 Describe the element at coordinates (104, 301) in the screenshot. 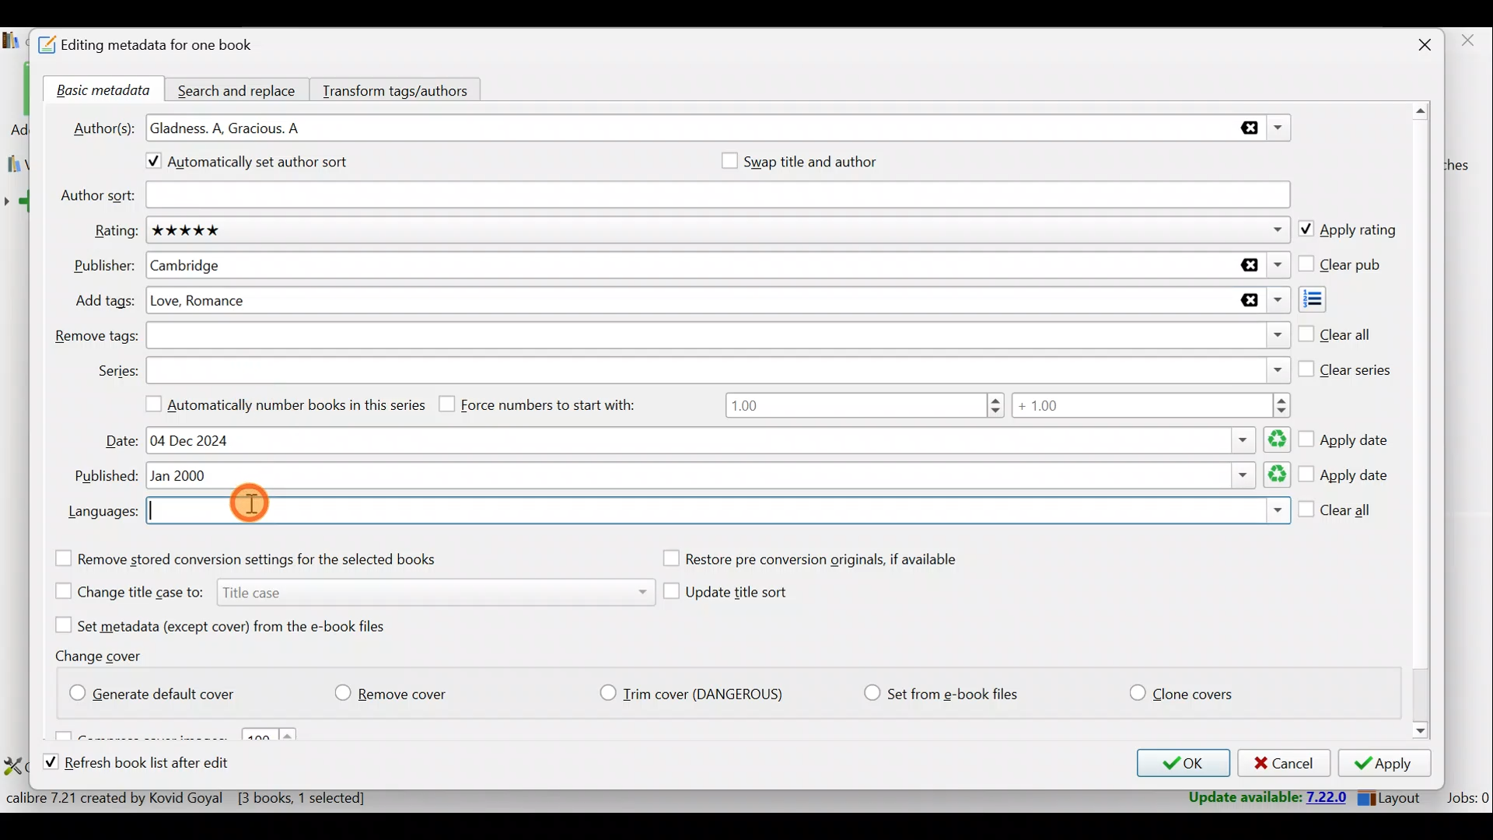

I see `Add tags:` at that location.